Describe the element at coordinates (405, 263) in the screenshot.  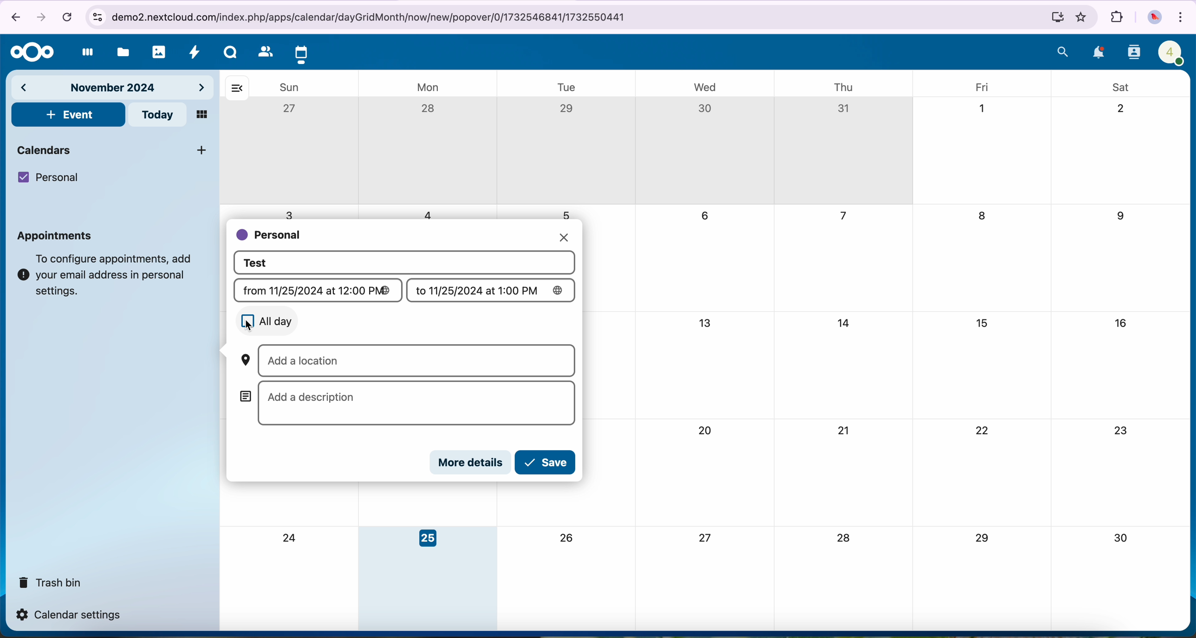
I see `event title` at that location.